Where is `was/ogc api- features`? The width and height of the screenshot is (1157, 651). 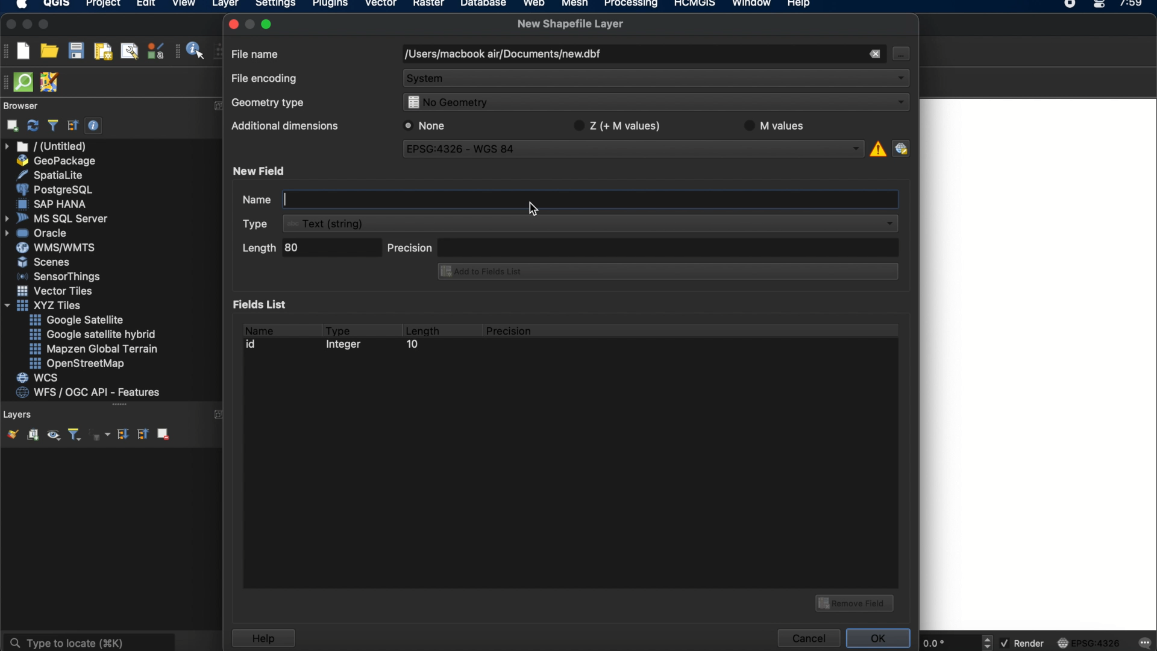 was/ogc api- features is located at coordinates (89, 392).